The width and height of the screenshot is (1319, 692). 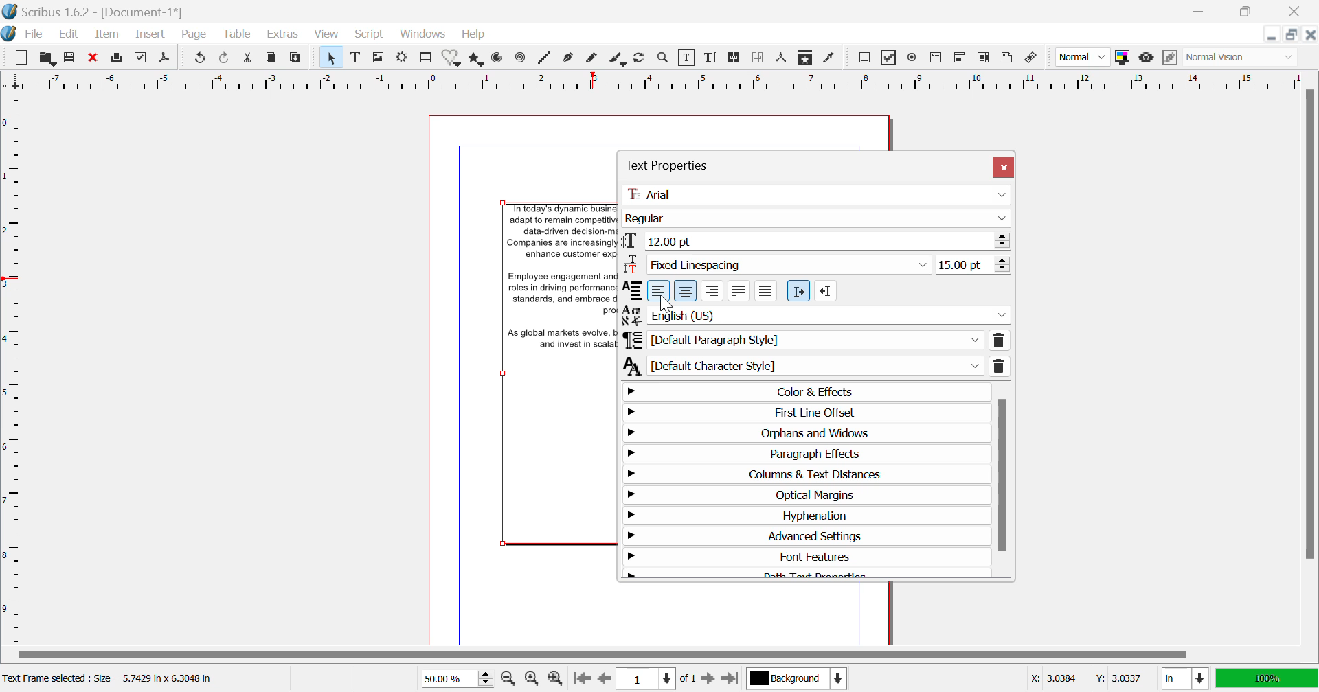 I want to click on Alignment, so click(x=631, y=292).